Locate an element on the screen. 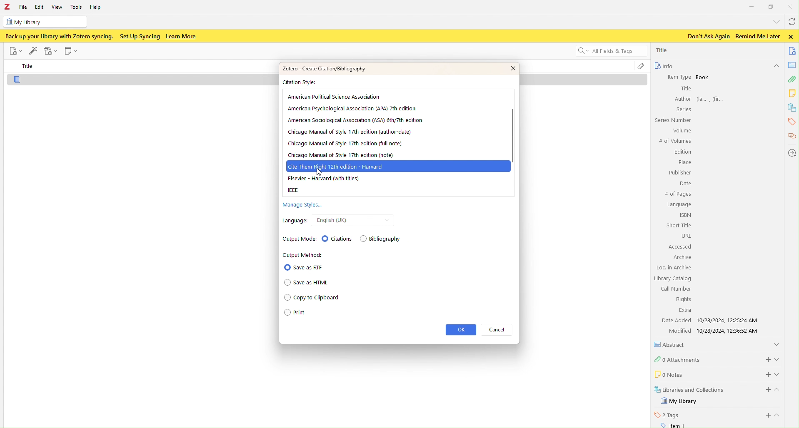 The height and width of the screenshot is (428, 799). Edit is located at coordinates (39, 7).